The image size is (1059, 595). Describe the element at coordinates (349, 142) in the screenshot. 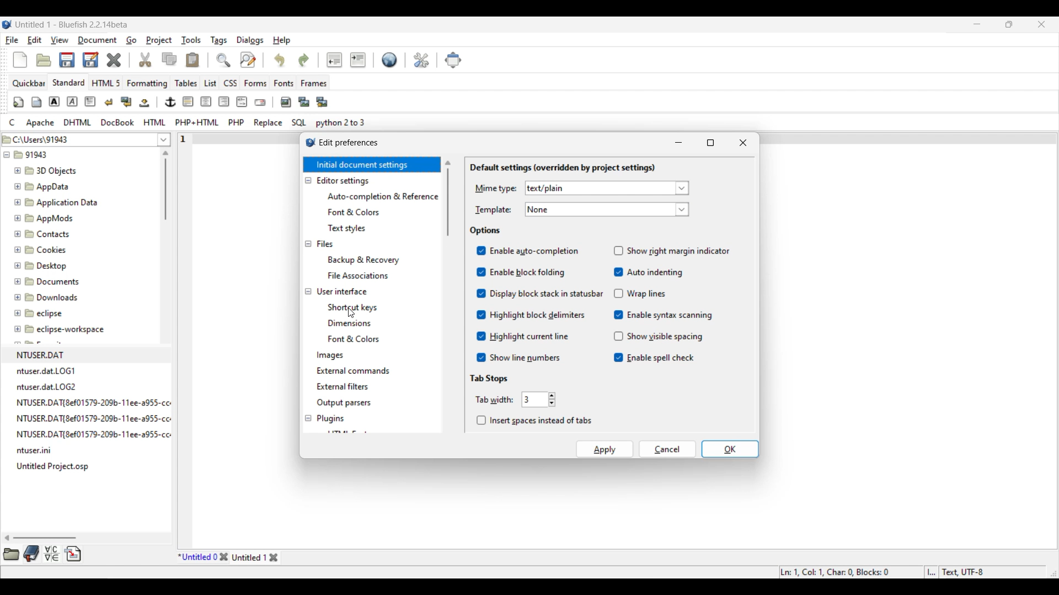

I see `Window title` at that location.